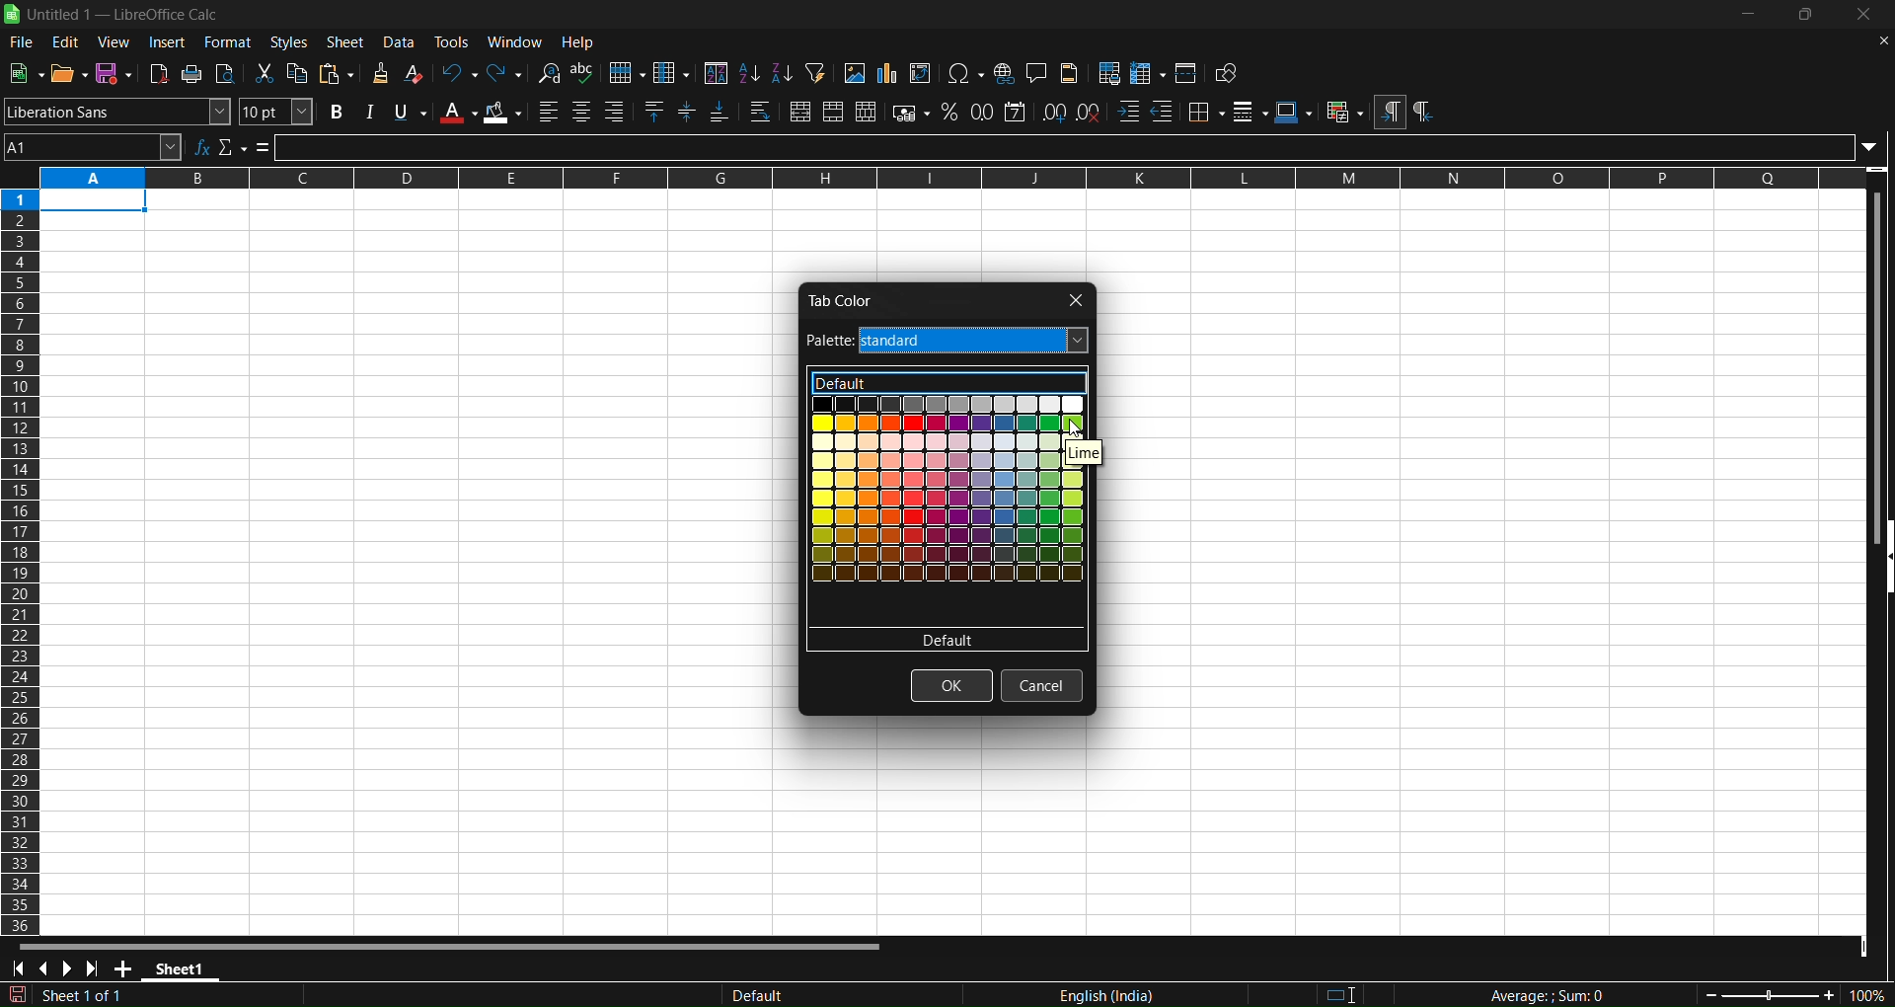  What do you see at coordinates (1079, 429) in the screenshot?
I see `click lime color` at bounding box center [1079, 429].